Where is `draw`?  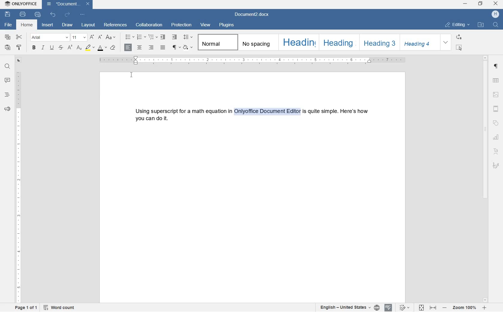
draw is located at coordinates (69, 25).